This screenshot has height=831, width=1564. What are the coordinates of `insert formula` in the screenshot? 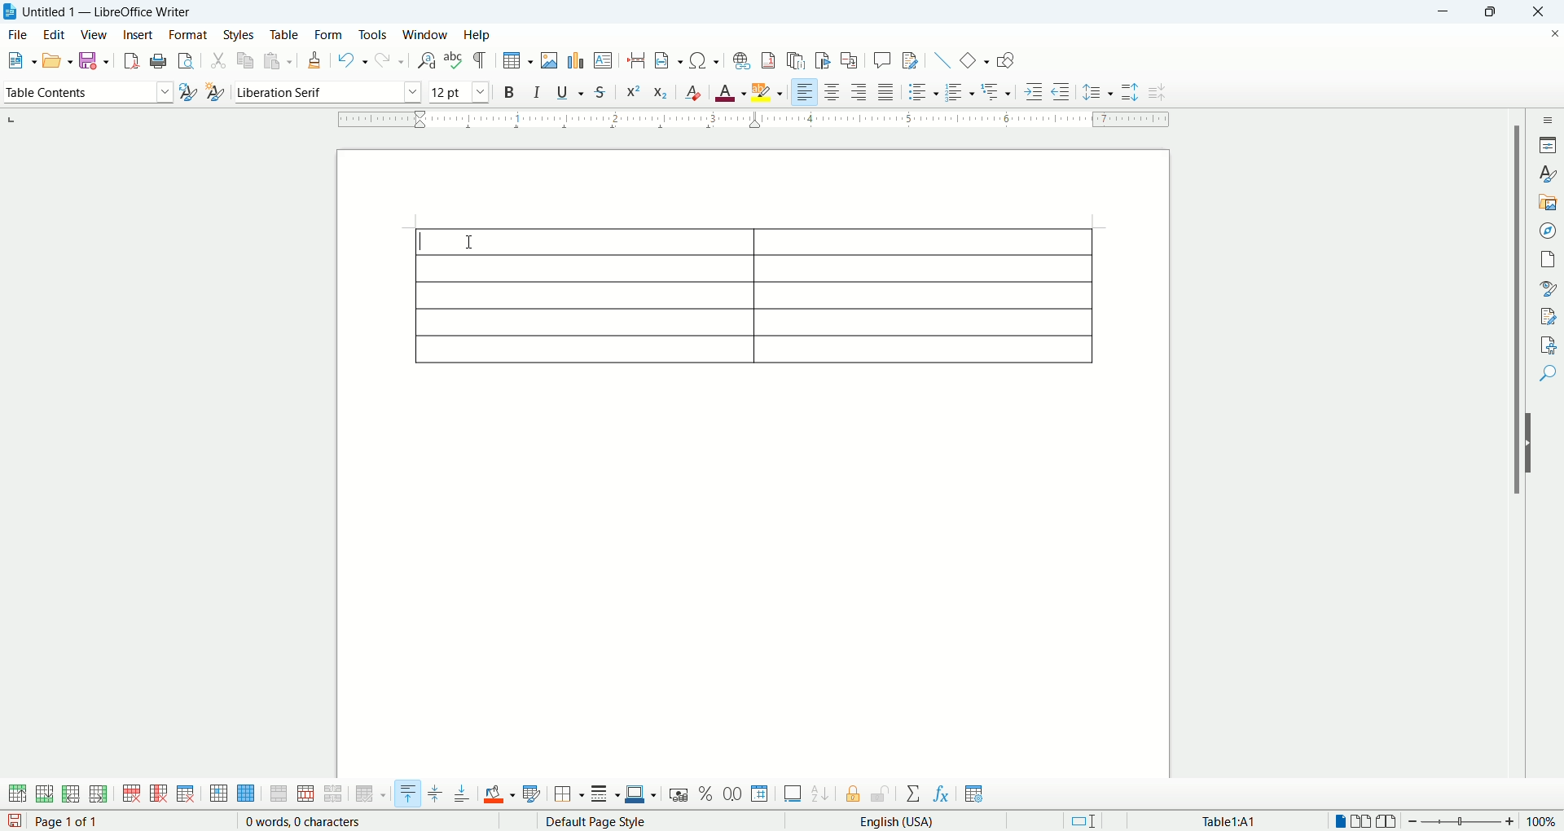 It's located at (942, 794).